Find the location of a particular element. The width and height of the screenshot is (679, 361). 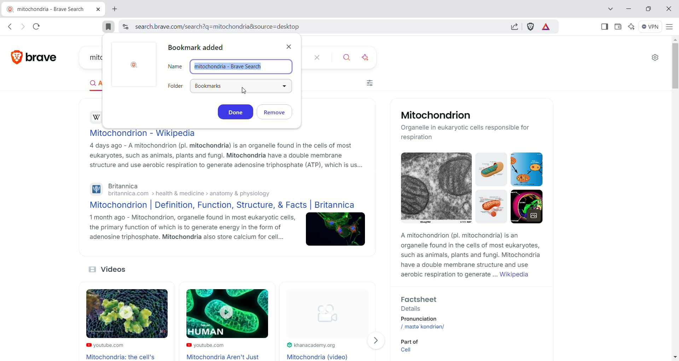

maximize is located at coordinates (649, 9).